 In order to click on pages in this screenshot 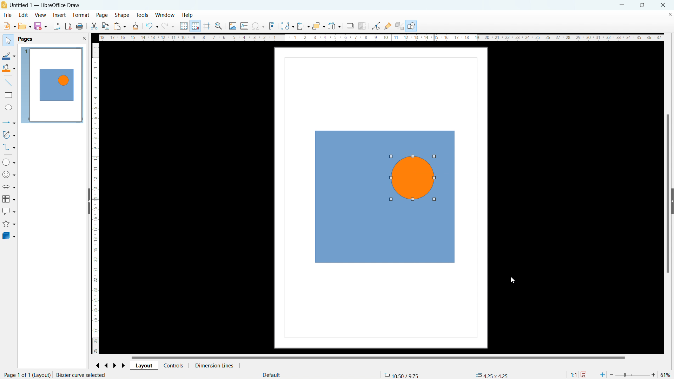, I will do `click(26, 39)`.